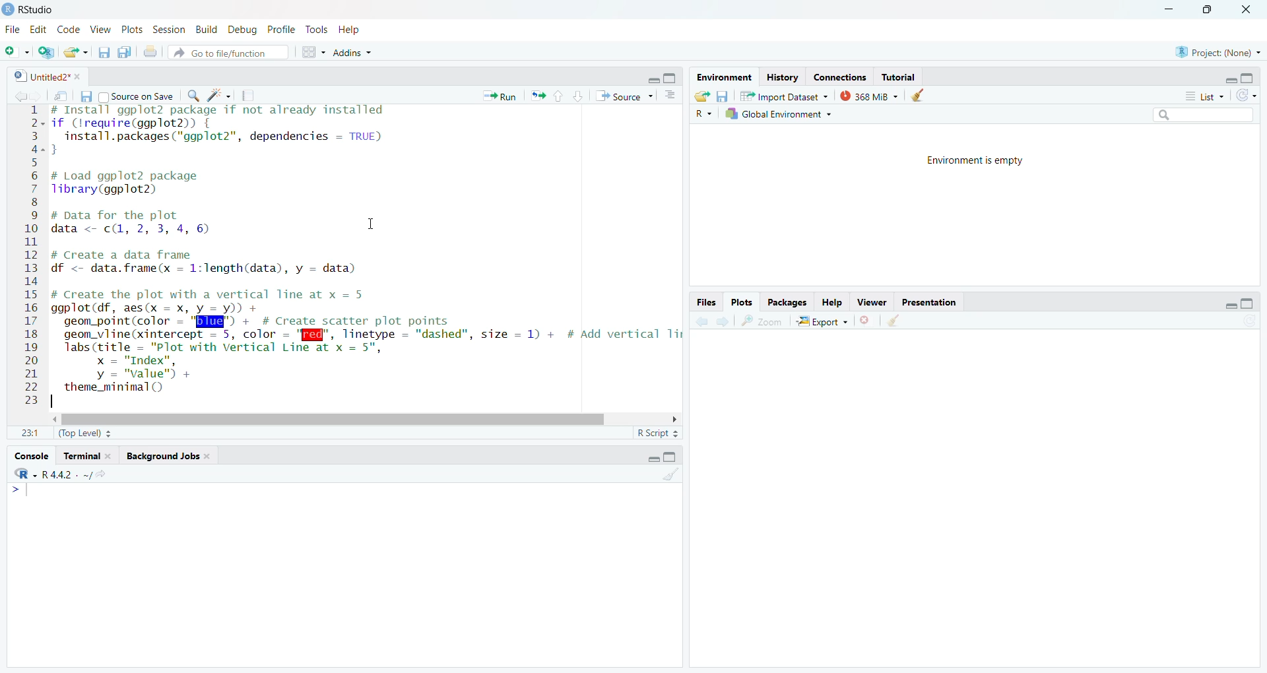  What do you see at coordinates (133, 31) in the screenshot?
I see `v Plots` at bounding box center [133, 31].